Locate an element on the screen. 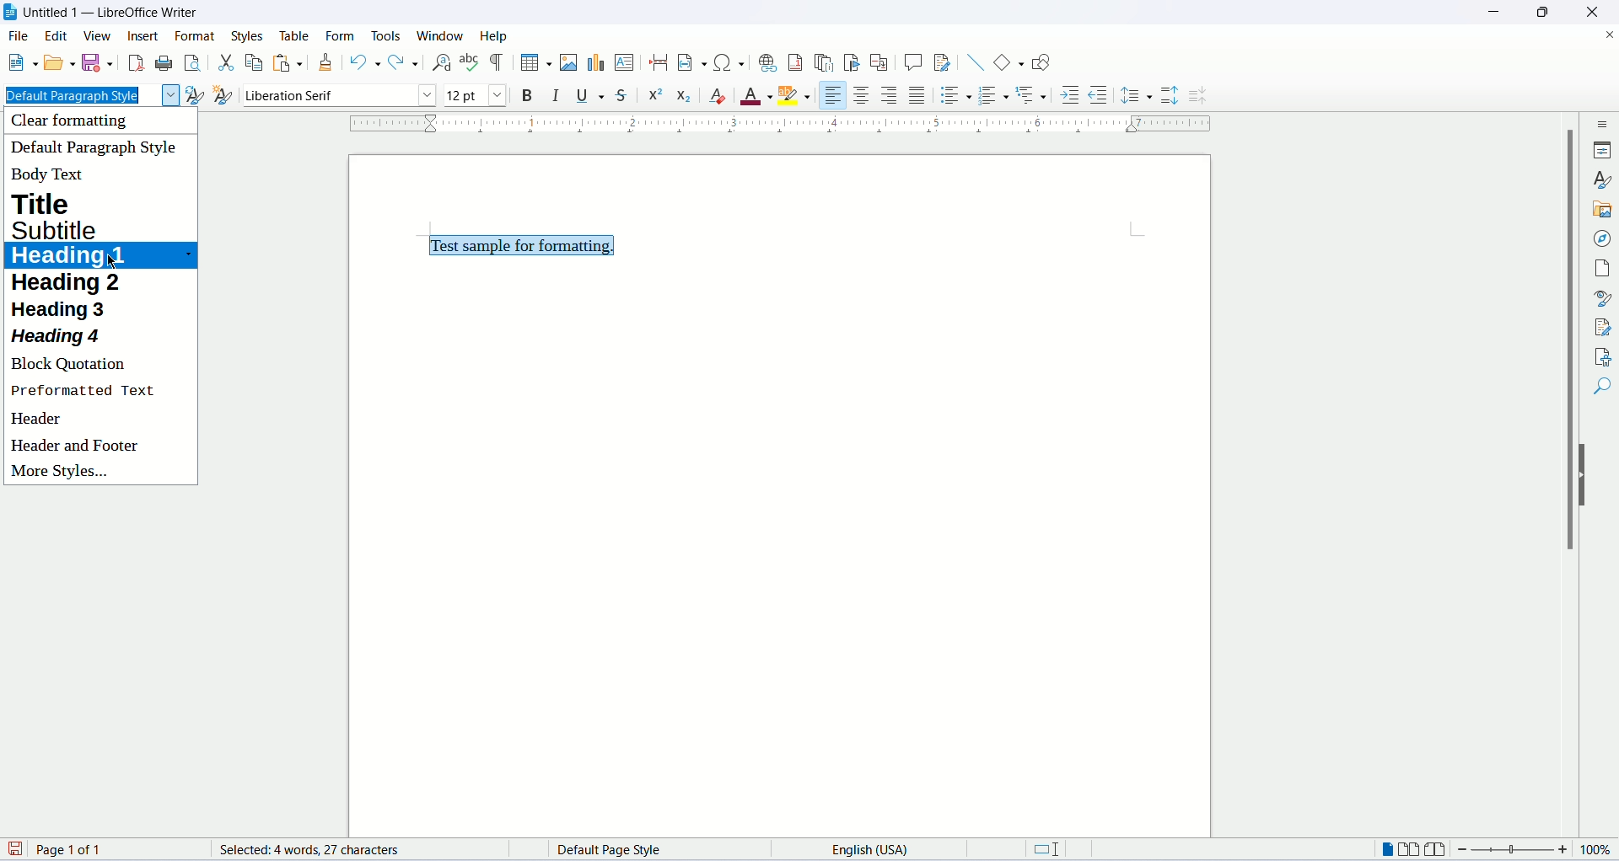  increase paragraph spacing is located at coordinates (1170, 97).